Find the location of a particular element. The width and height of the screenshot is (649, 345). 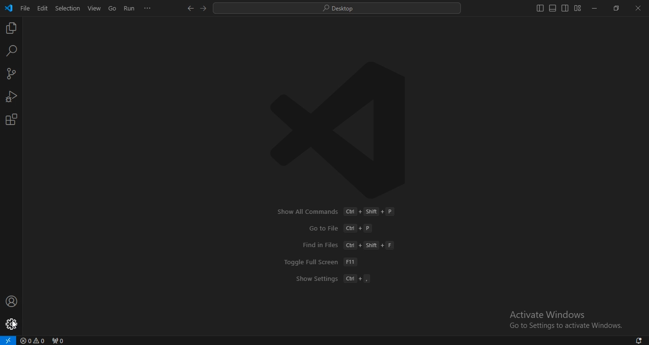

source control is located at coordinates (12, 74).